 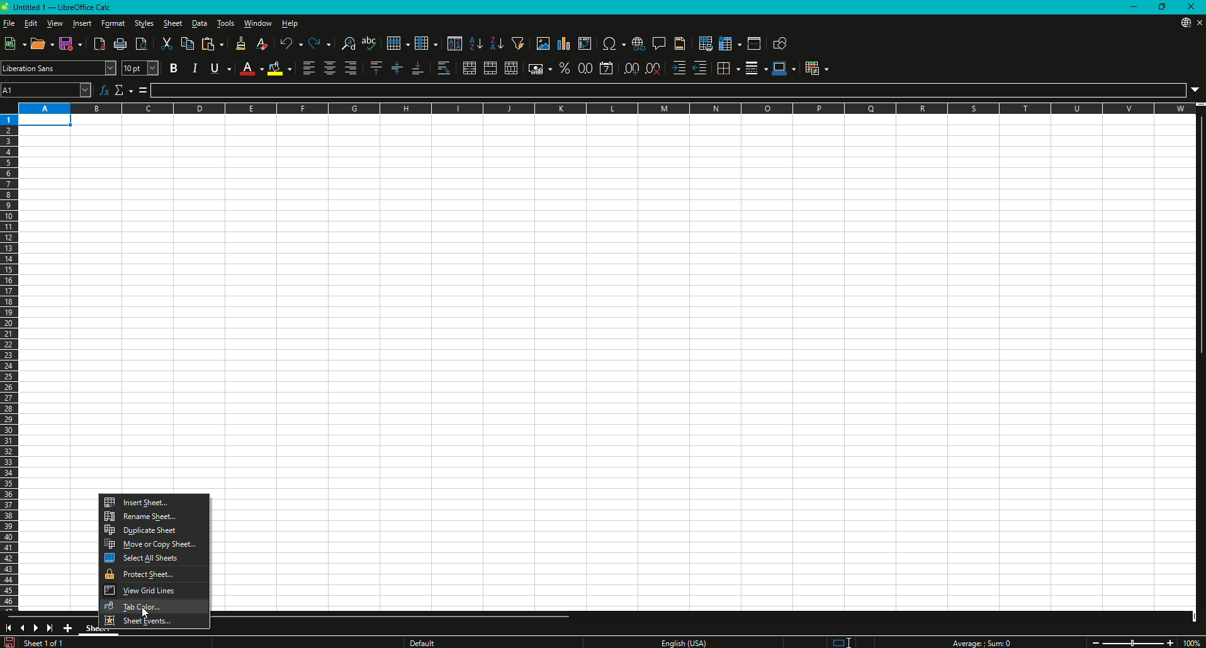 I want to click on Merge and Center or Unmerge, so click(x=469, y=68).